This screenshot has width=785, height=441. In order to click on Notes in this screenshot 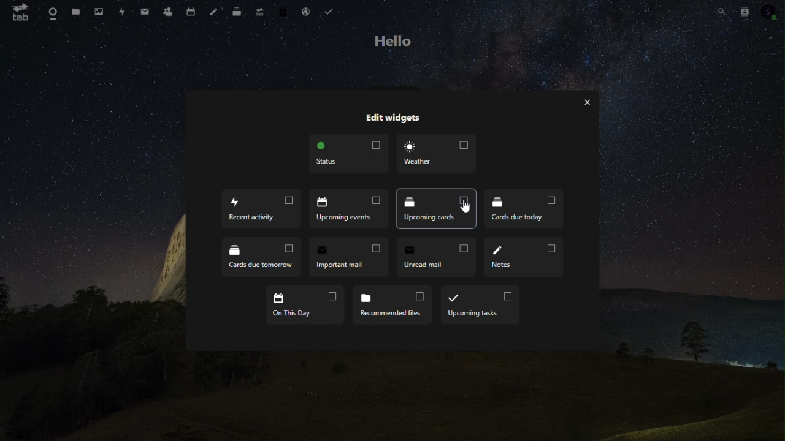, I will do `click(525, 258)`.